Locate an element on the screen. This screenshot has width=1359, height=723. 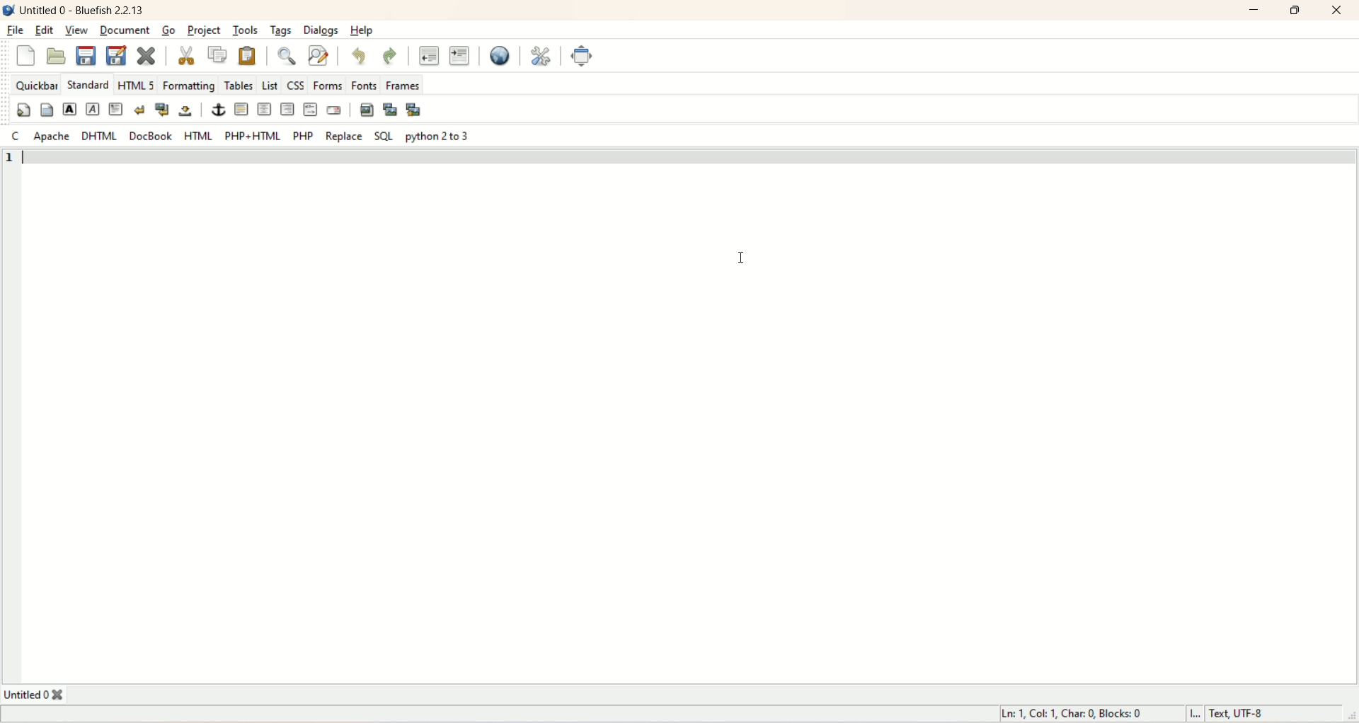
python 2 to 3 is located at coordinates (440, 136).